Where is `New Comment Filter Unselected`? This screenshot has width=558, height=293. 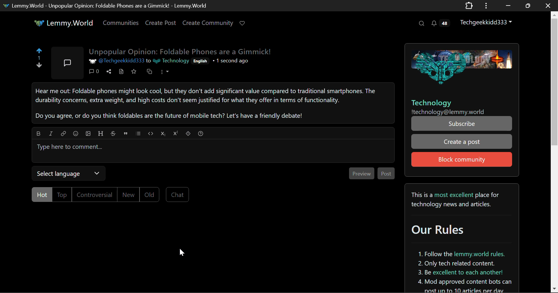 New Comment Filter Unselected is located at coordinates (128, 194).